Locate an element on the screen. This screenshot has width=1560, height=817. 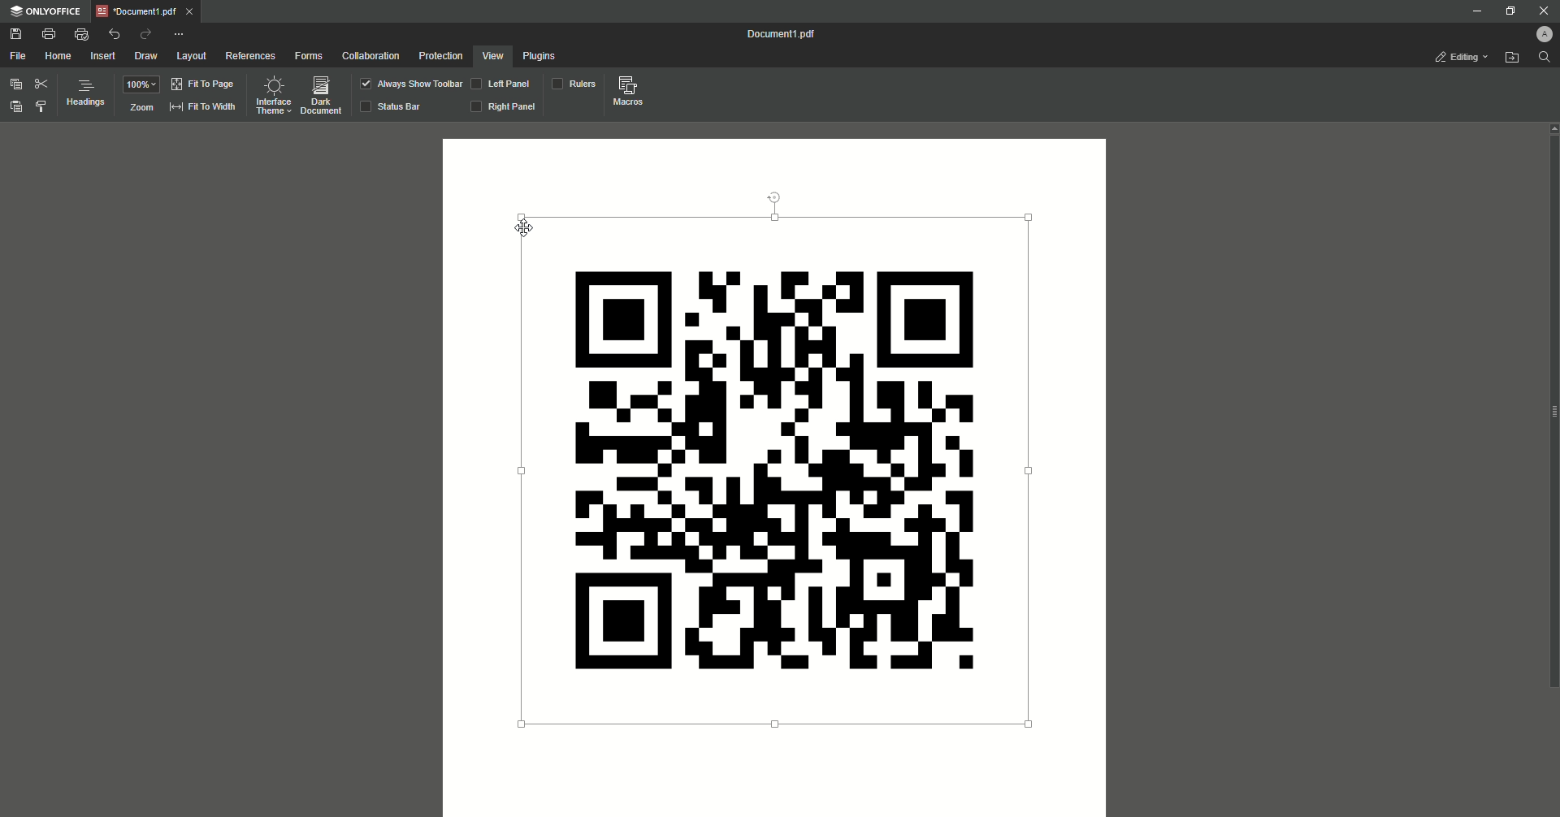
slider is located at coordinates (1539, 412).